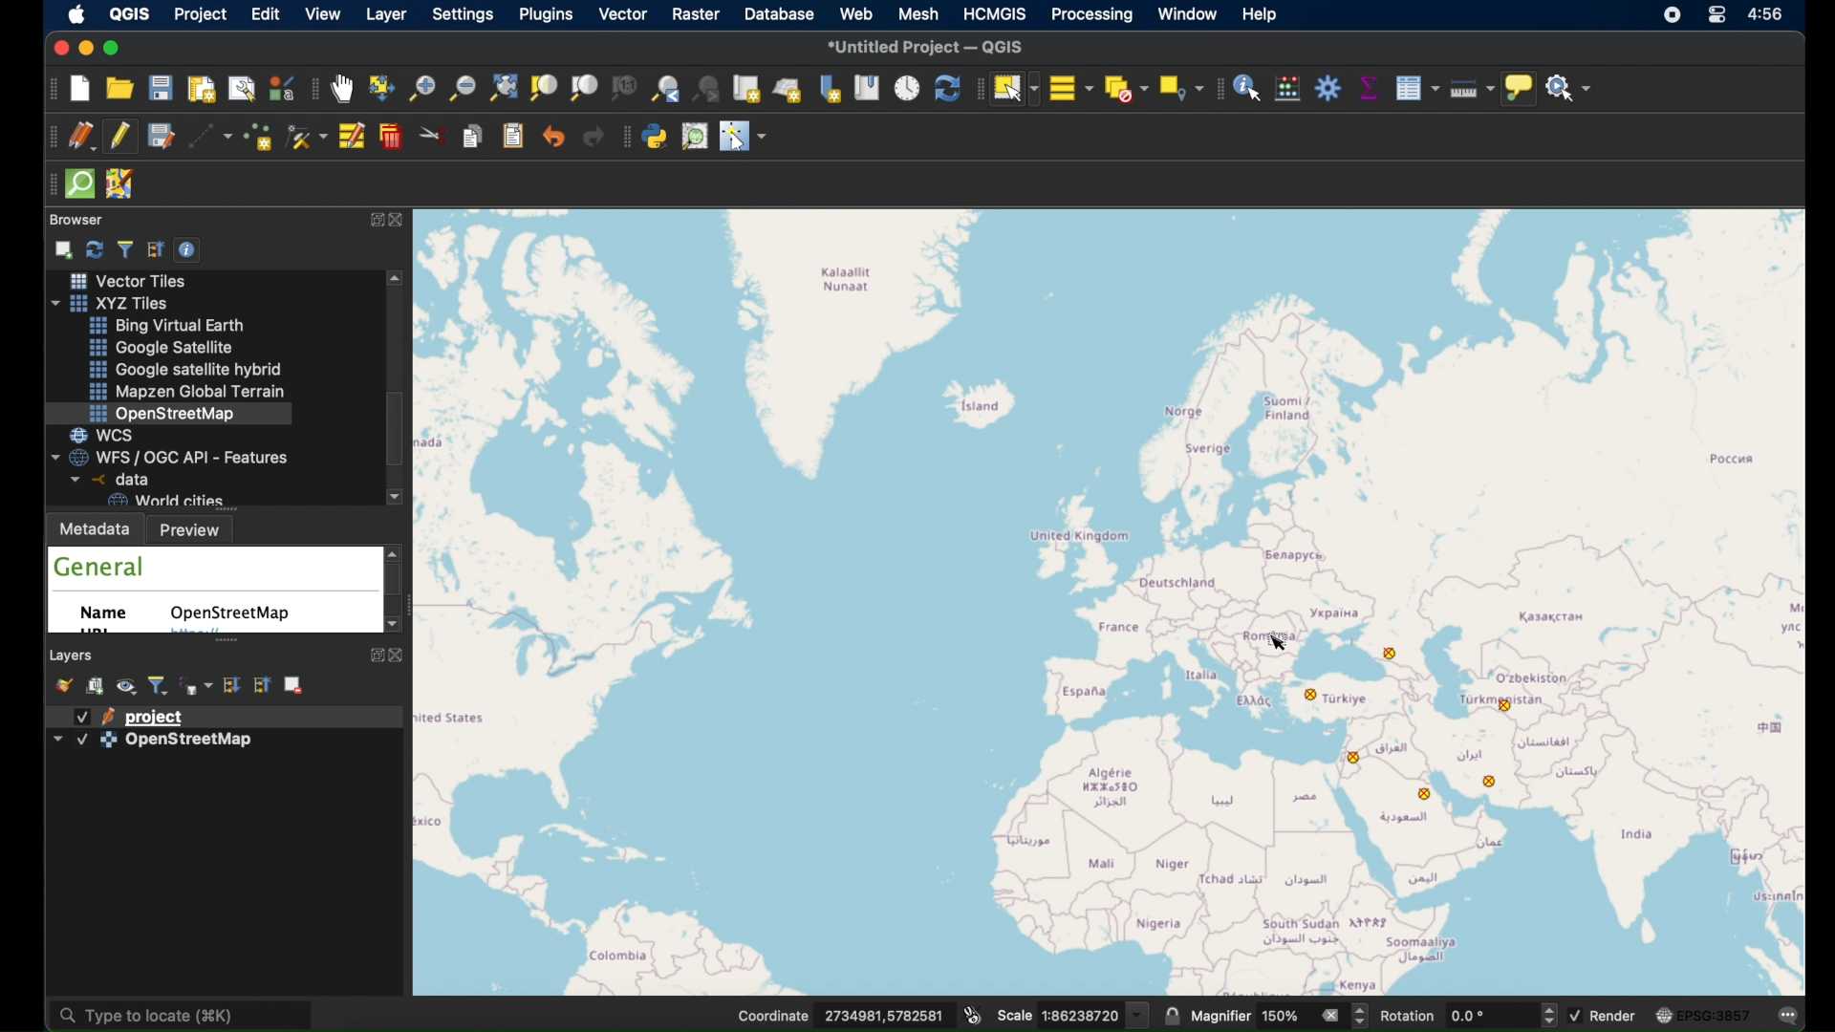 This screenshot has height=1032, width=1835. Describe the element at coordinates (158, 716) in the screenshot. I see `project layer` at that location.